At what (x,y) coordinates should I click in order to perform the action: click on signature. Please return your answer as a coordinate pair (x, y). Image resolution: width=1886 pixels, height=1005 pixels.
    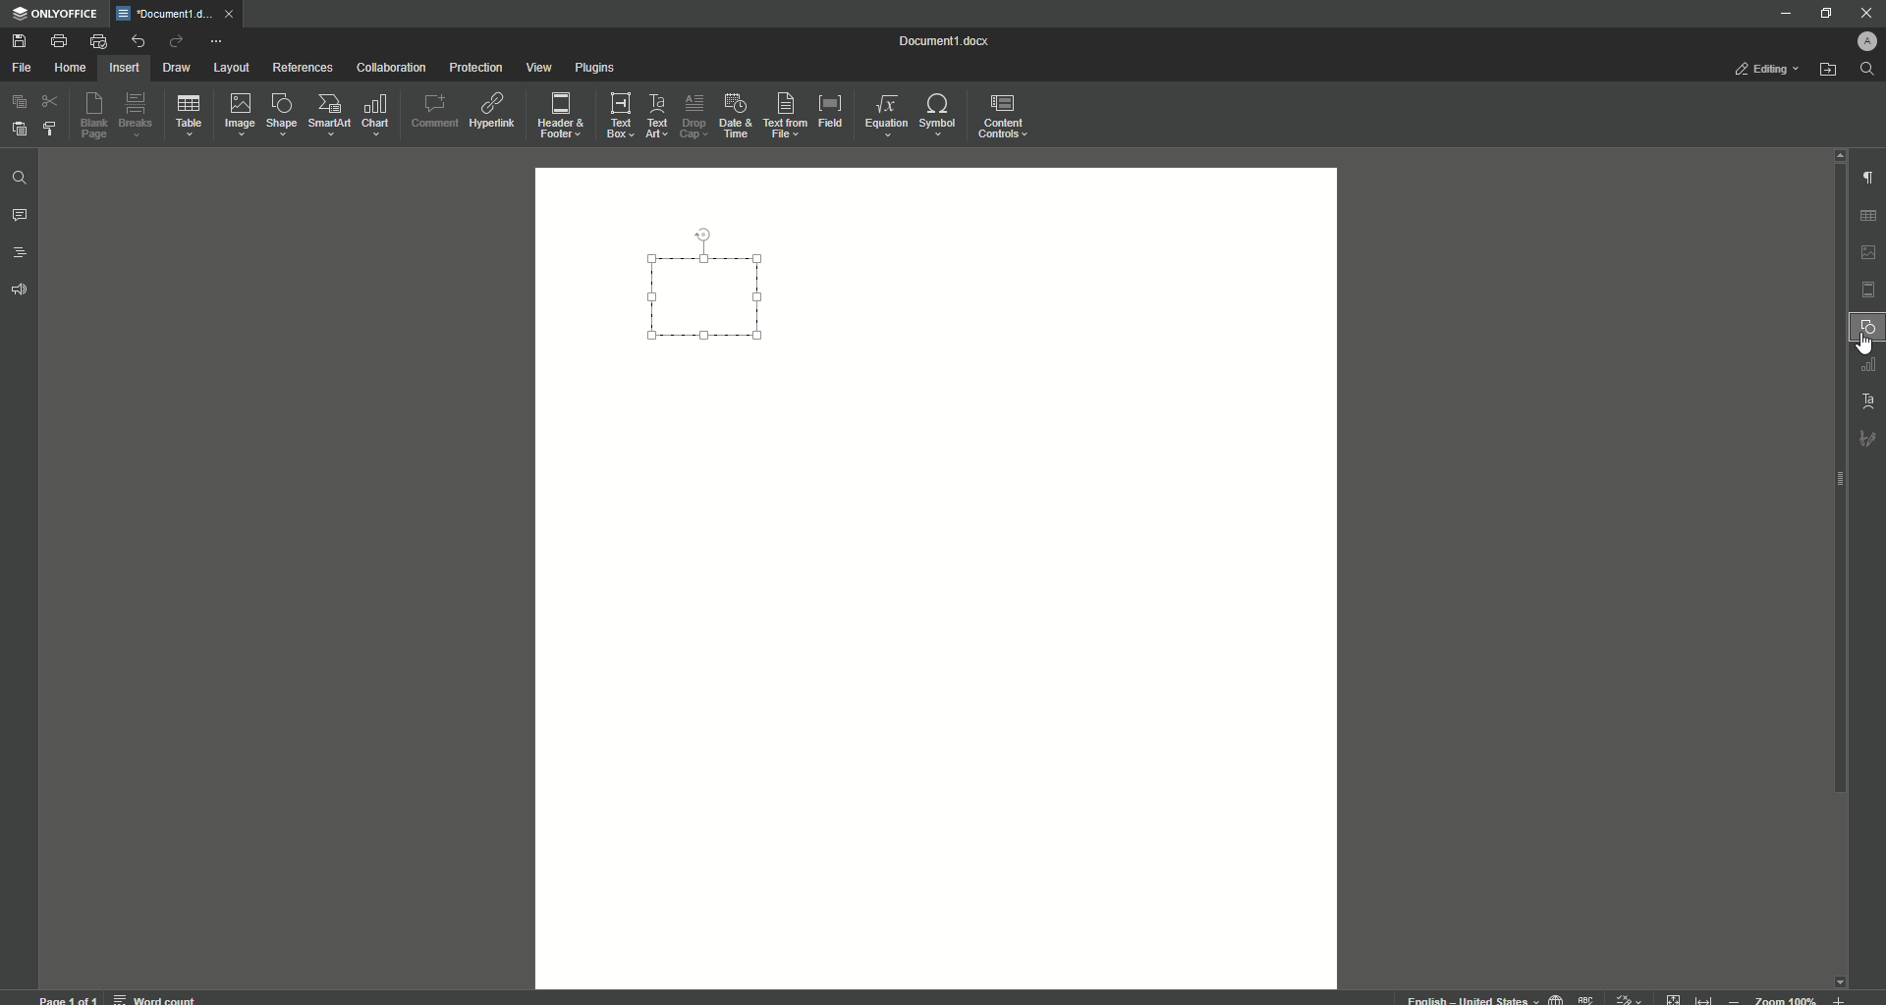
    Looking at the image, I should click on (1868, 441).